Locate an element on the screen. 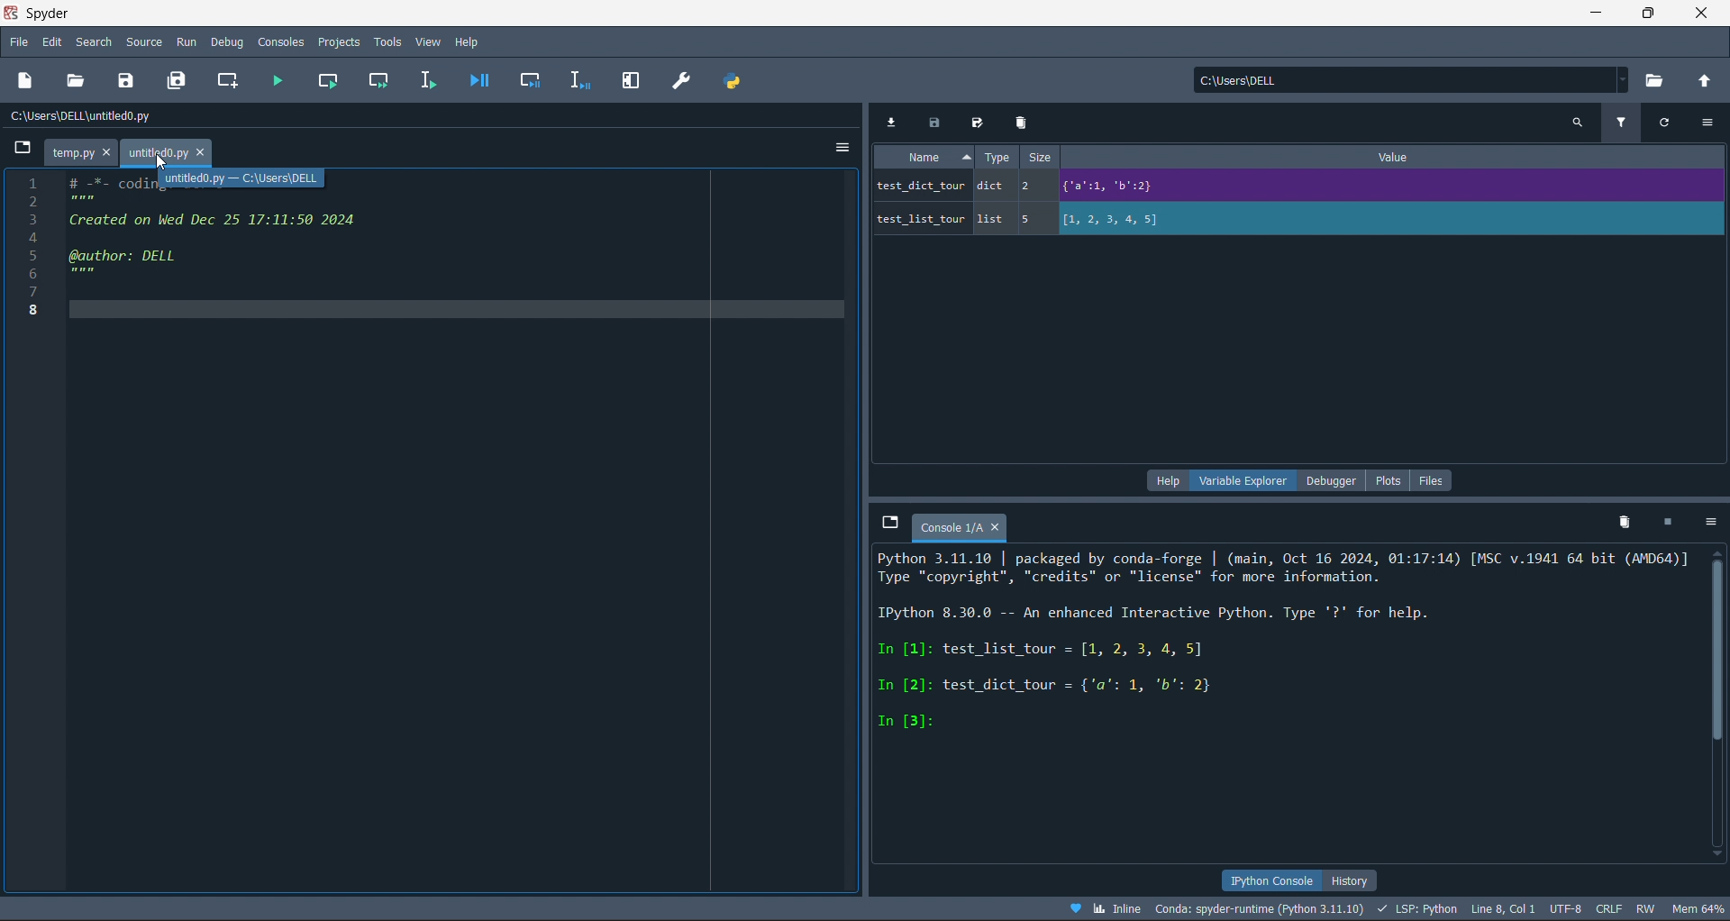  options is located at coordinates (1710, 125).